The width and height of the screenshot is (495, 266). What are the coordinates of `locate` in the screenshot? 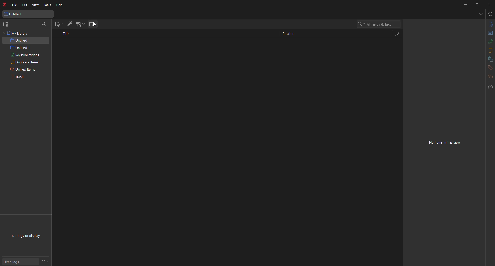 It's located at (488, 87).